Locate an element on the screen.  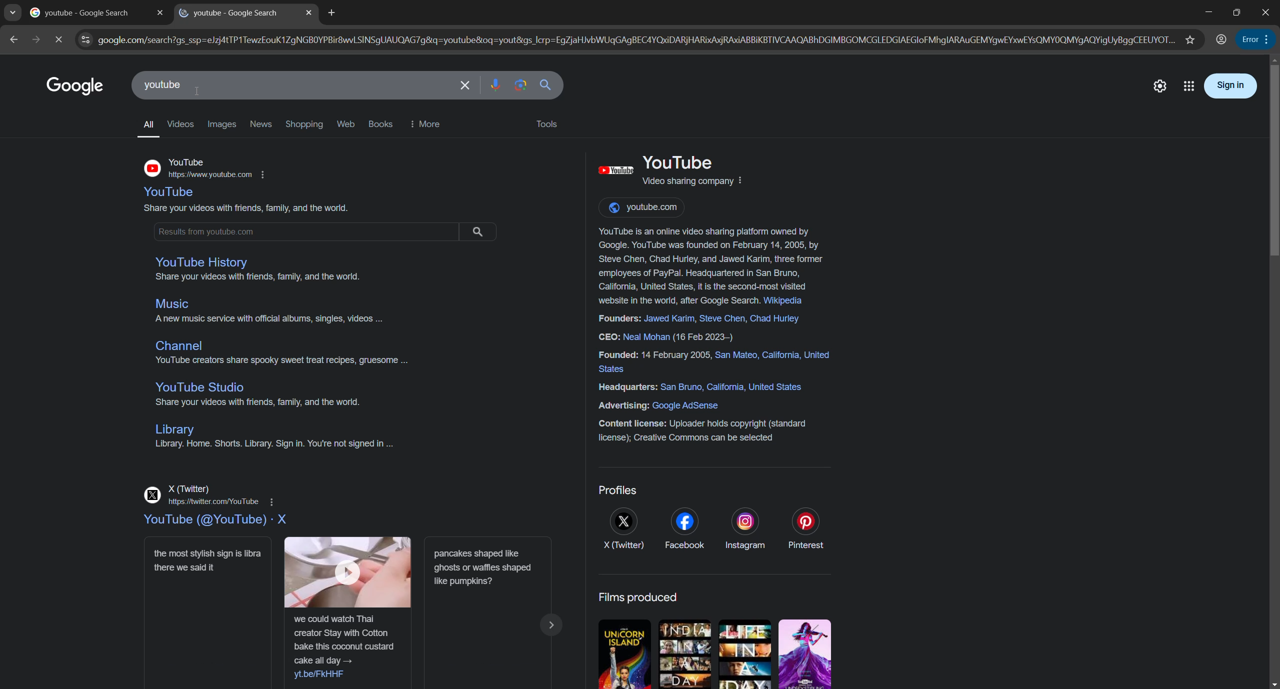
close is located at coordinates (160, 13).